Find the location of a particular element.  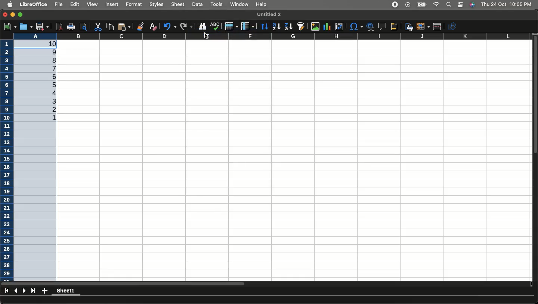

File is located at coordinates (58, 4).